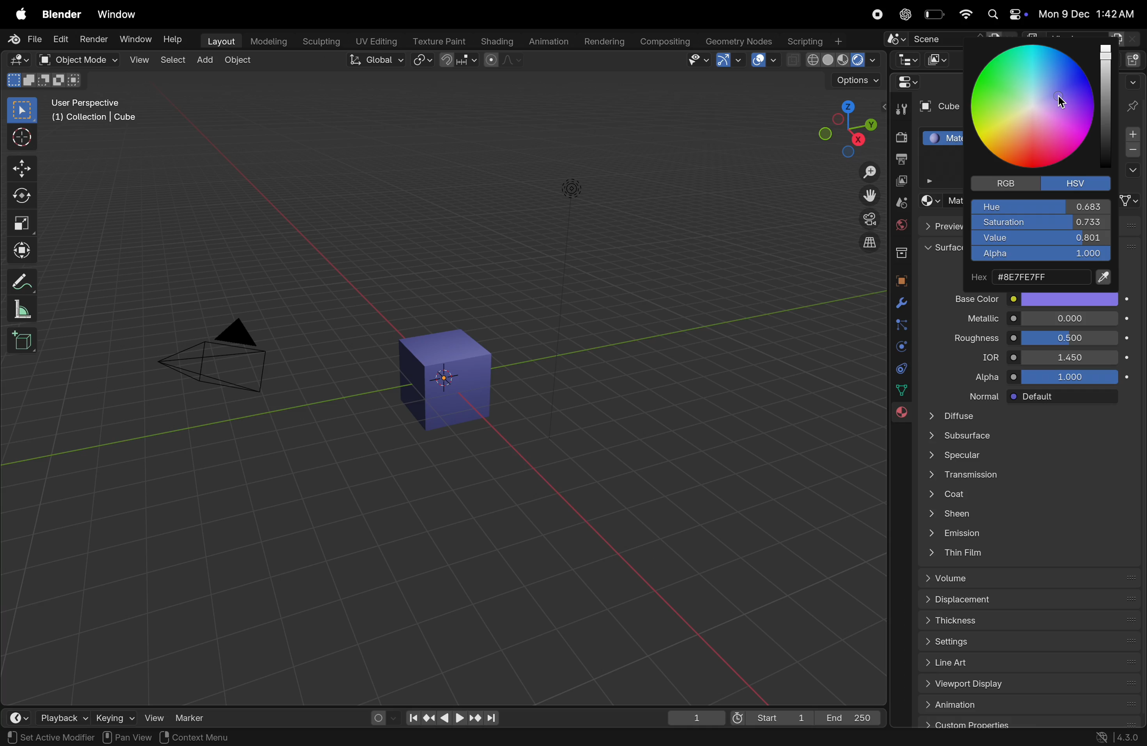 This screenshot has height=746, width=1147. What do you see at coordinates (458, 61) in the screenshot?
I see `snap` at bounding box center [458, 61].